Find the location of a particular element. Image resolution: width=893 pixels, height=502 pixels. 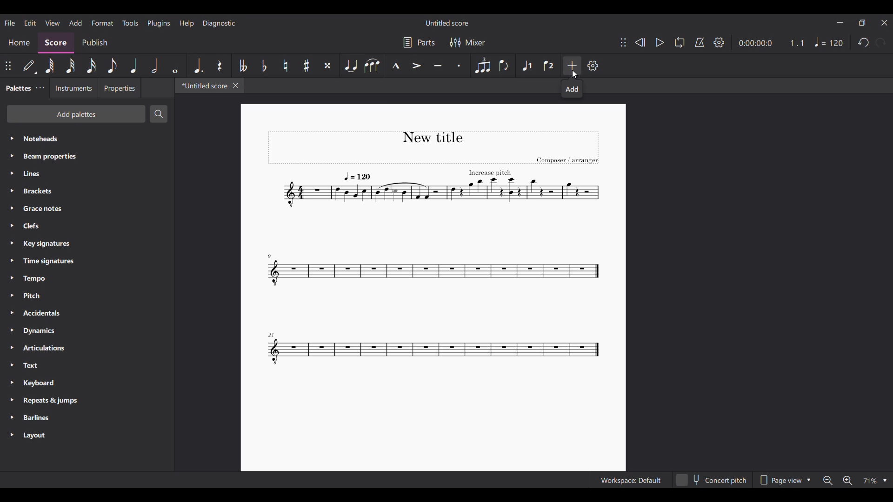

Rewind is located at coordinates (640, 42).